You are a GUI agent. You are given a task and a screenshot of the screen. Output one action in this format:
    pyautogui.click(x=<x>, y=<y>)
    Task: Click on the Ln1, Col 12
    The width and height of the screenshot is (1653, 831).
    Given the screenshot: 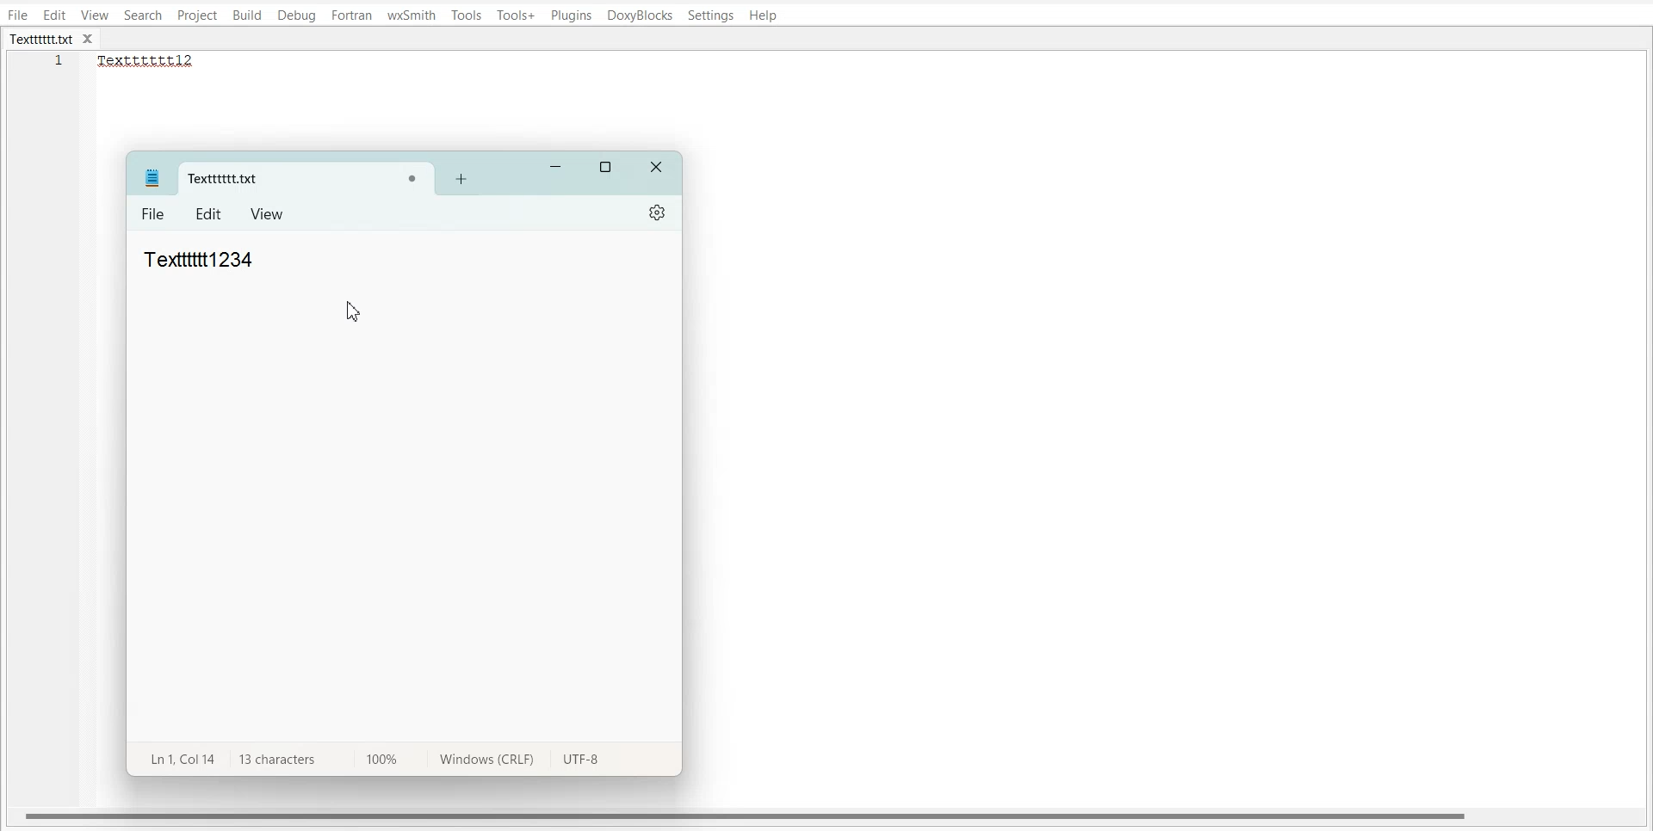 What is the action you would take?
    pyautogui.click(x=178, y=758)
    